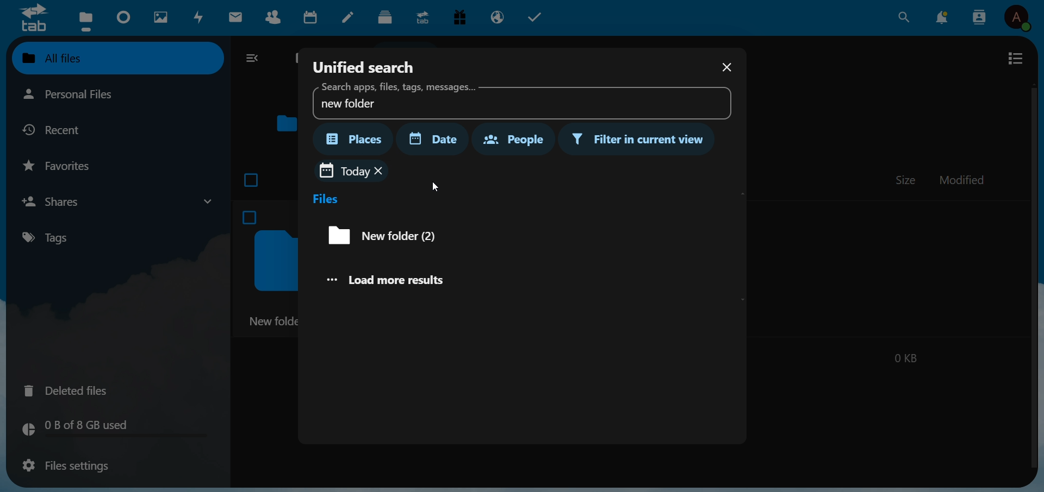 Image resolution: width=1044 pixels, height=492 pixels. I want to click on recent, so click(61, 129).